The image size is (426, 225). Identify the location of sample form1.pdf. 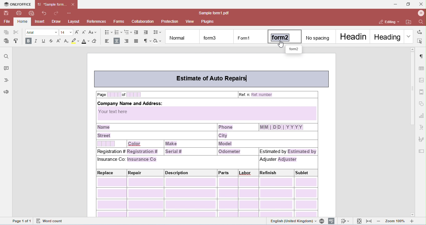
(212, 13).